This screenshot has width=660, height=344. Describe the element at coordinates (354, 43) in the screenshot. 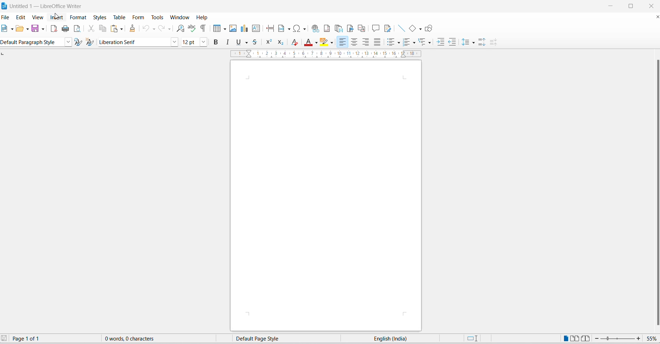

I see `text align center` at that location.